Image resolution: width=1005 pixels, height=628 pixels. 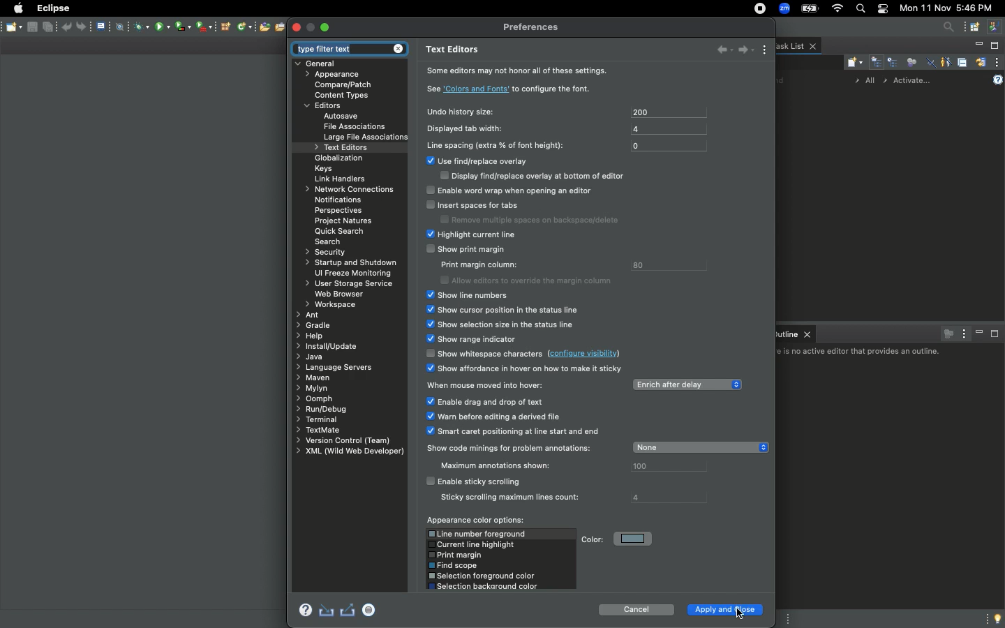 I want to click on Import, so click(x=325, y=610).